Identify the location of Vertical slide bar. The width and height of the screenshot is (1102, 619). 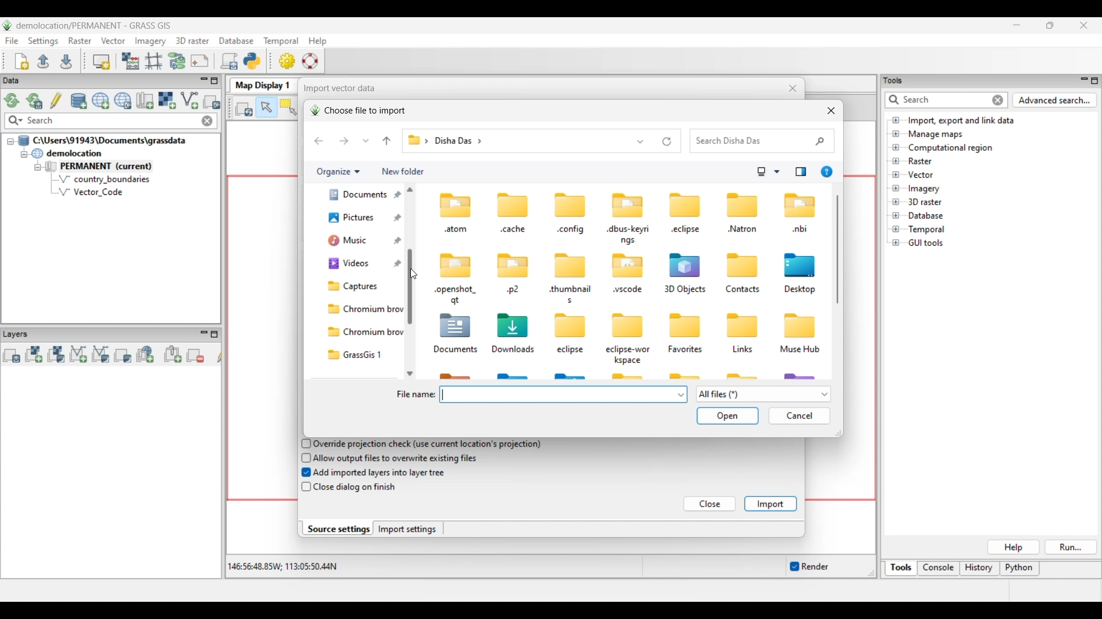
(413, 264).